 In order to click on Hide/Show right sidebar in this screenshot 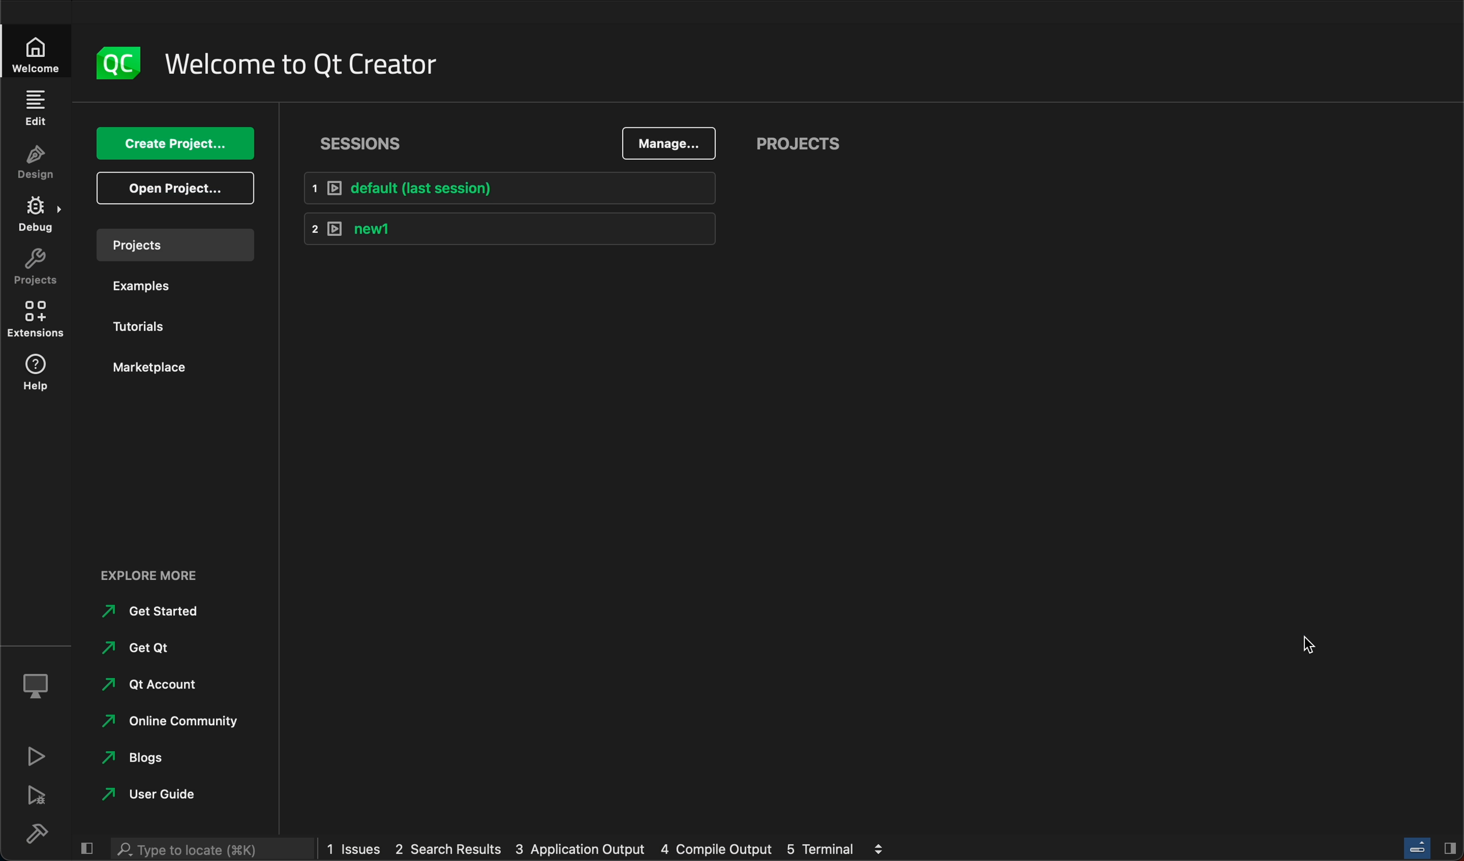, I will do `click(1449, 846)`.